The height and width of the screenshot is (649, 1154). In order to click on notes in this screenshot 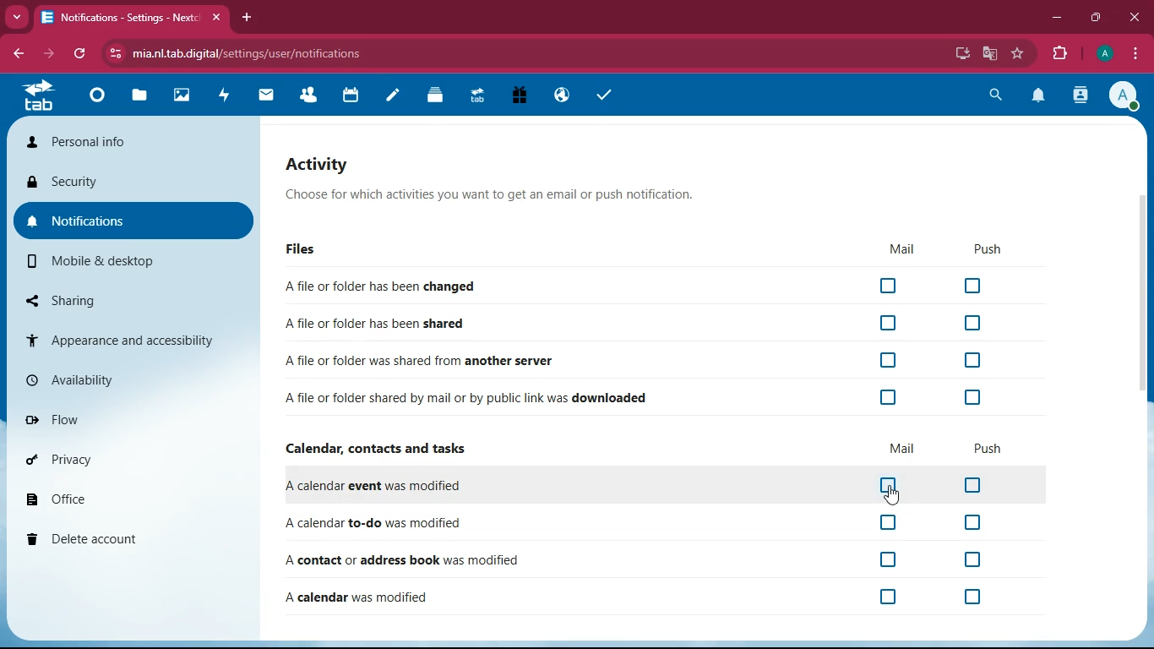, I will do `click(395, 98)`.